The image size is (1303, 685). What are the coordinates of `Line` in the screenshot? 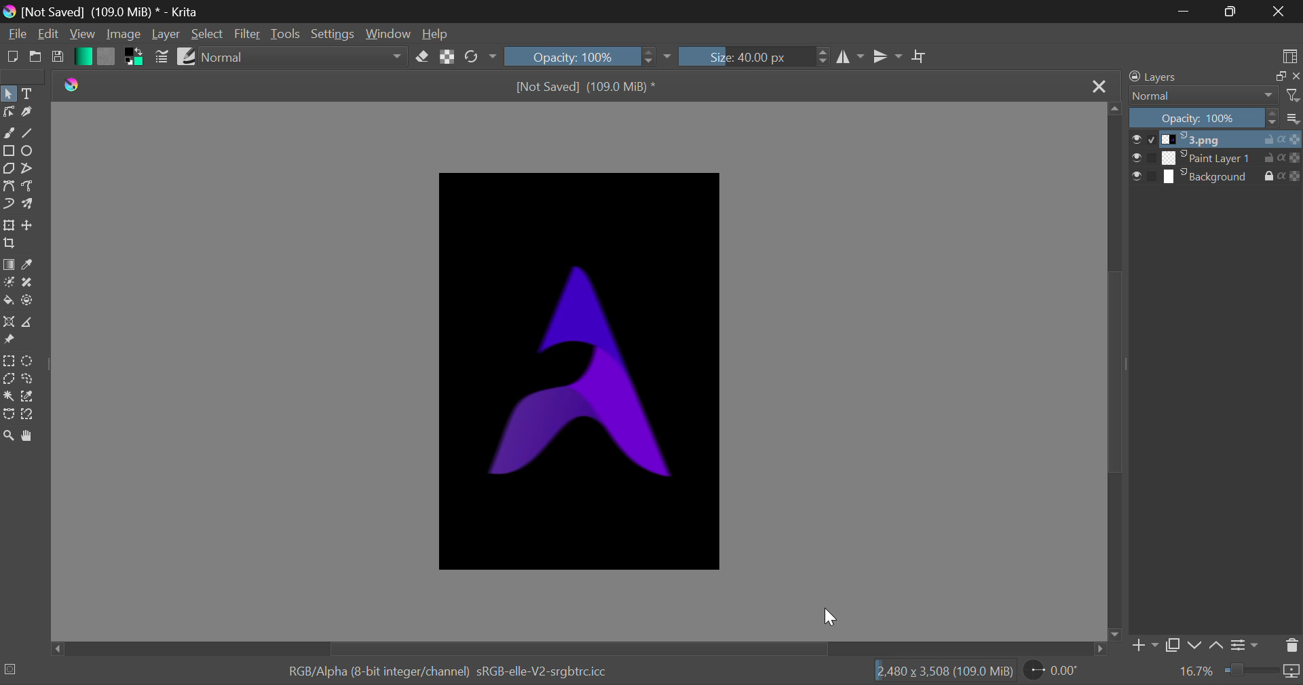 It's located at (29, 132).